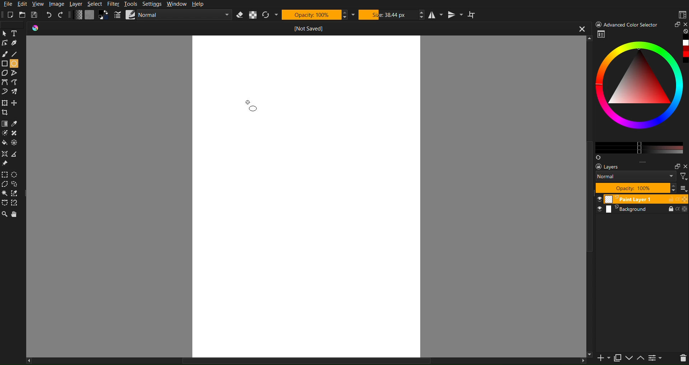  What do you see at coordinates (5, 184) in the screenshot?
I see `Selction polygon` at bounding box center [5, 184].